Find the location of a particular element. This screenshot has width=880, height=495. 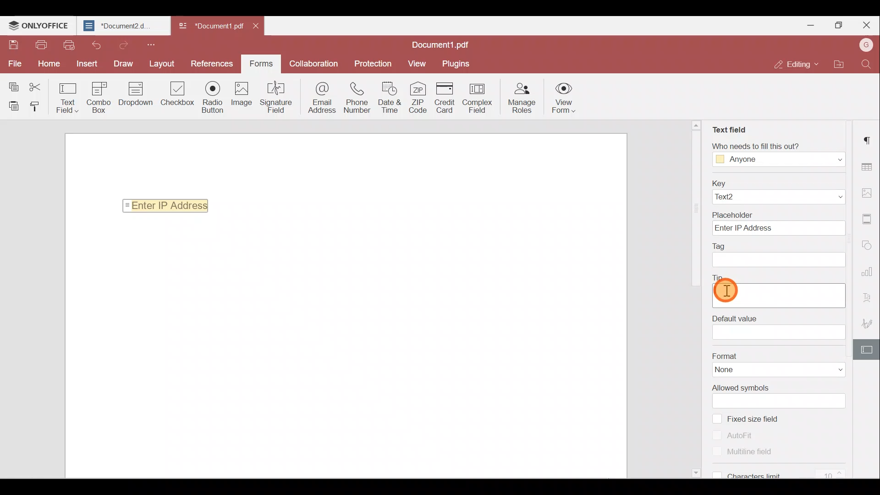

Draw is located at coordinates (121, 63).